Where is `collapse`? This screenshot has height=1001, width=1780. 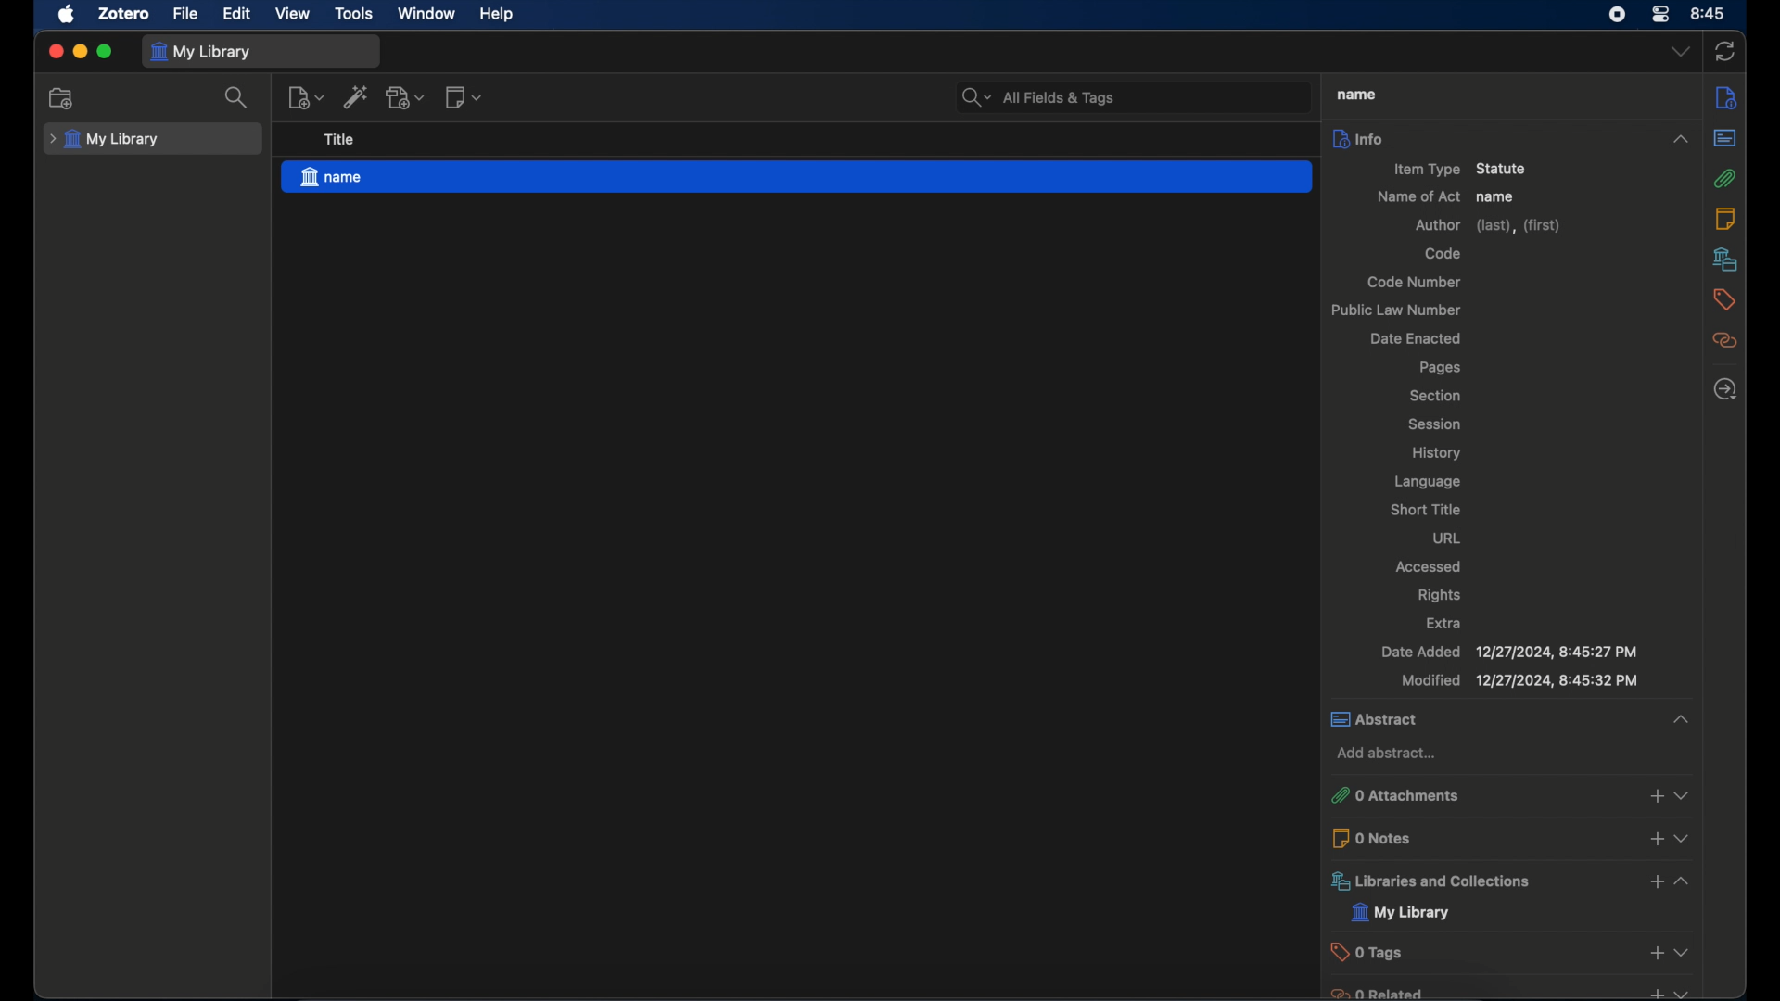
collapse is located at coordinates (1685, 718).